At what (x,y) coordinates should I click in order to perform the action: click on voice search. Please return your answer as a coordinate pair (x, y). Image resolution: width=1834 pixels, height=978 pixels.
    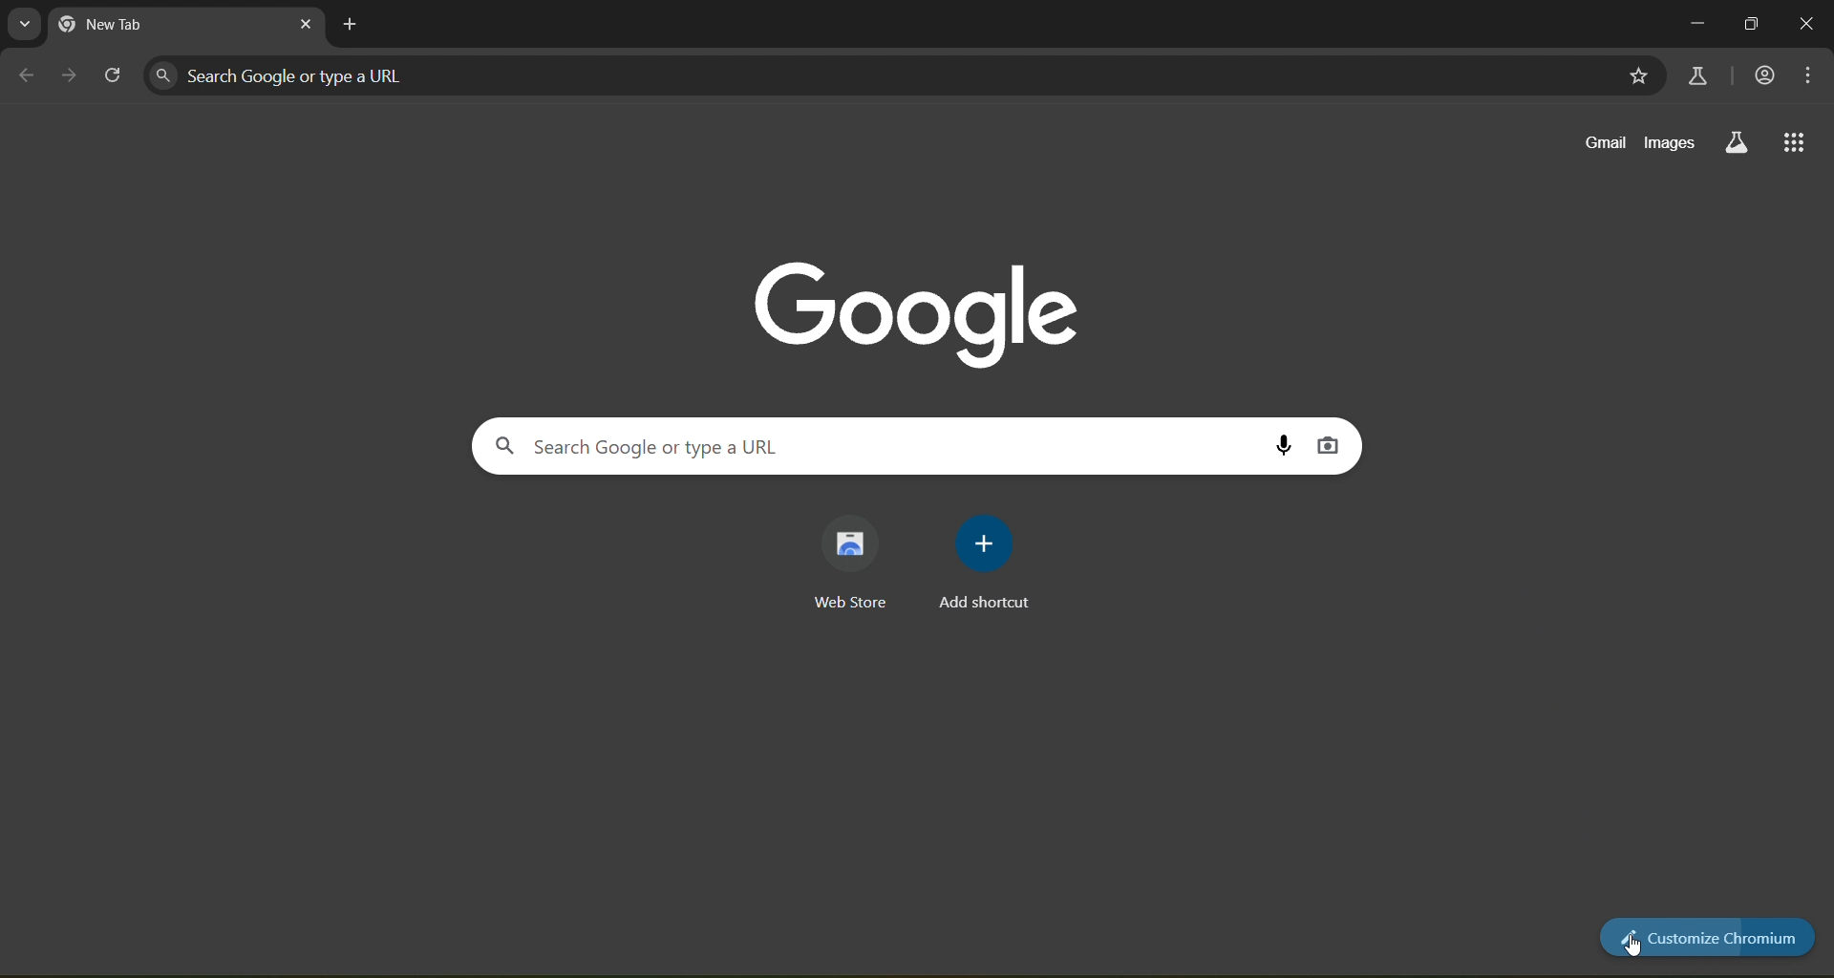
    Looking at the image, I should click on (1280, 445).